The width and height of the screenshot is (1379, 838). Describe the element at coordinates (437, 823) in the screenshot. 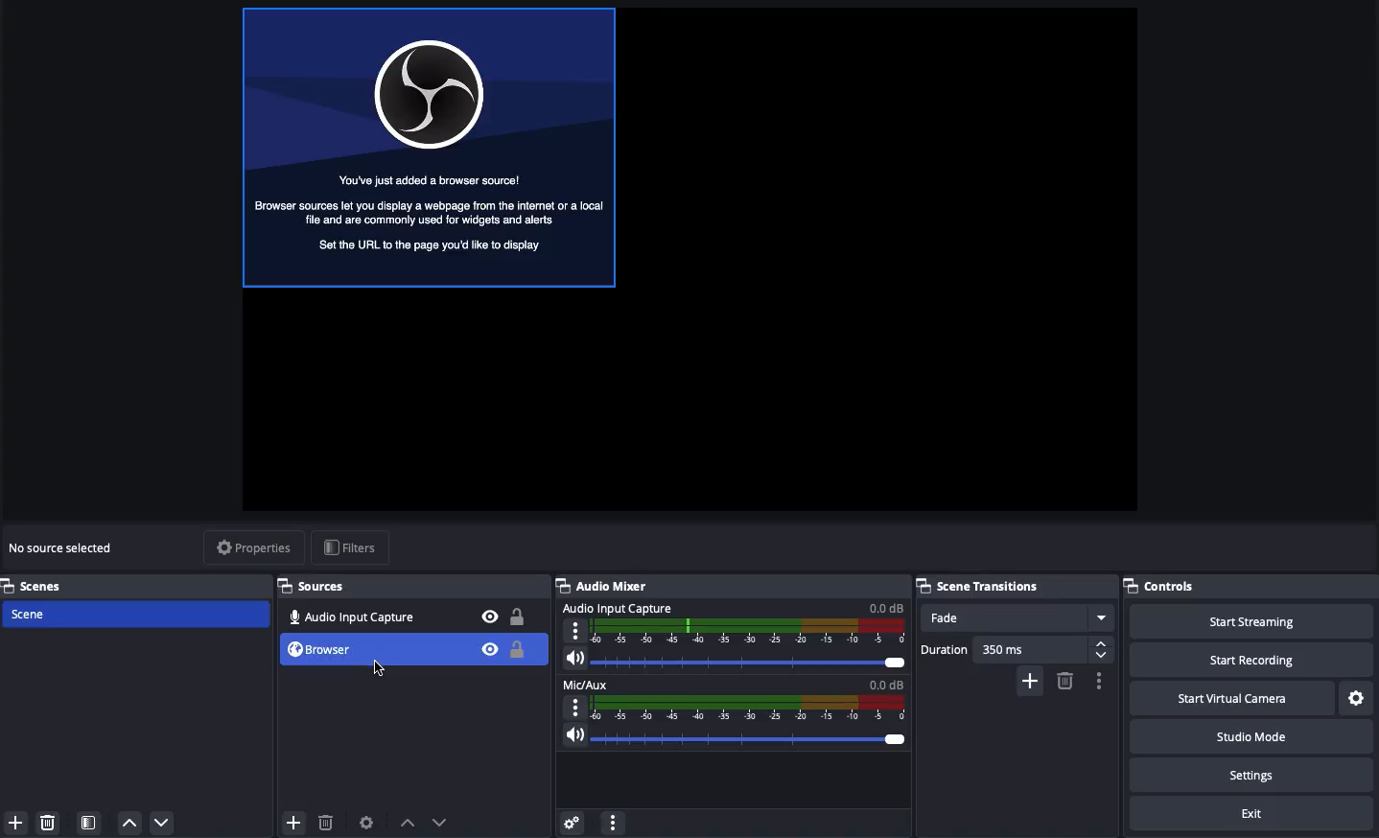

I see `Move down` at that location.